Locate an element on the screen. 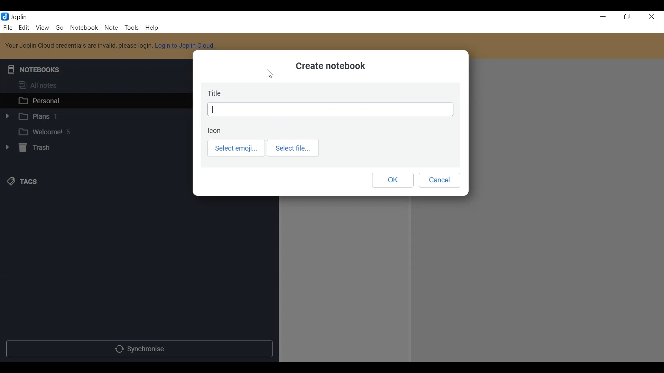  Synchronize is located at coordinates (138, 349).